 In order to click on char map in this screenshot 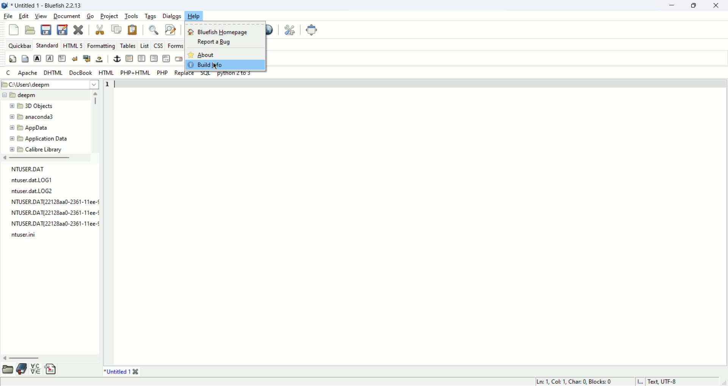, I will do `click(35, 369)`.